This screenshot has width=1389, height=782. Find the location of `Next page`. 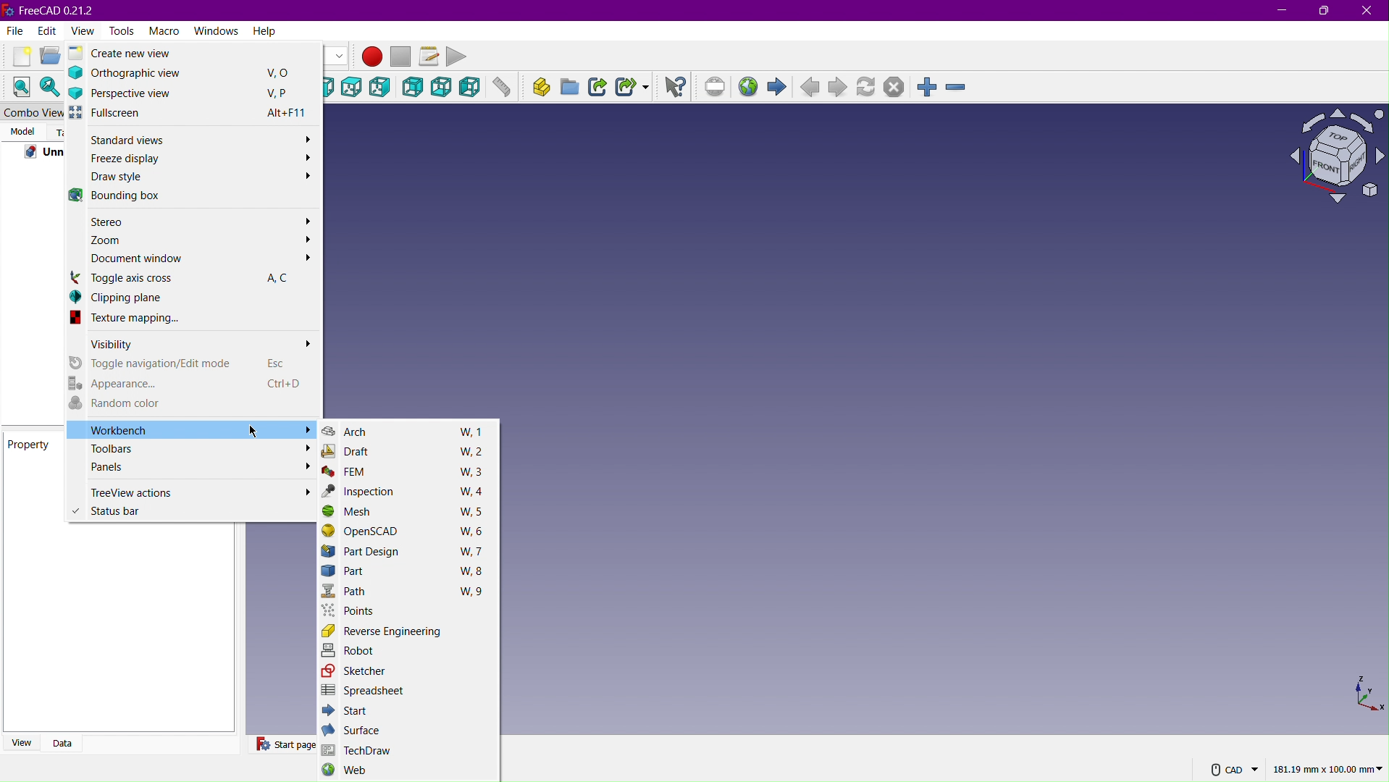

Next page is located at coordinates (836, 88).